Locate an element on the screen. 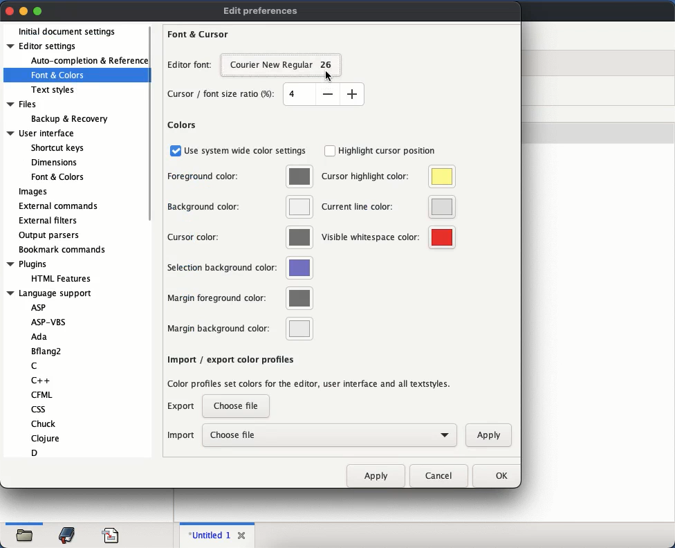 The width and height of the screenshot is (675, 548). font and colors is located at coordinates (59, 73).